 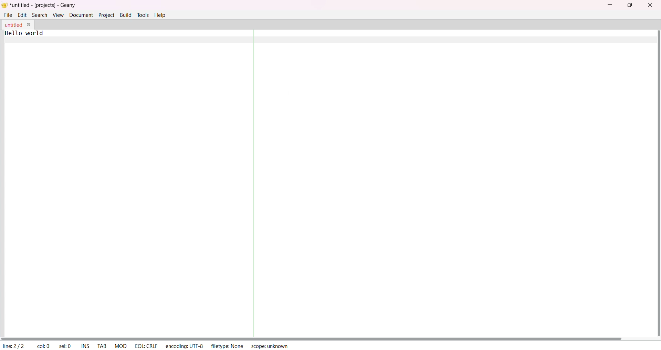 I want to click on build, so click(x=126, y=14).